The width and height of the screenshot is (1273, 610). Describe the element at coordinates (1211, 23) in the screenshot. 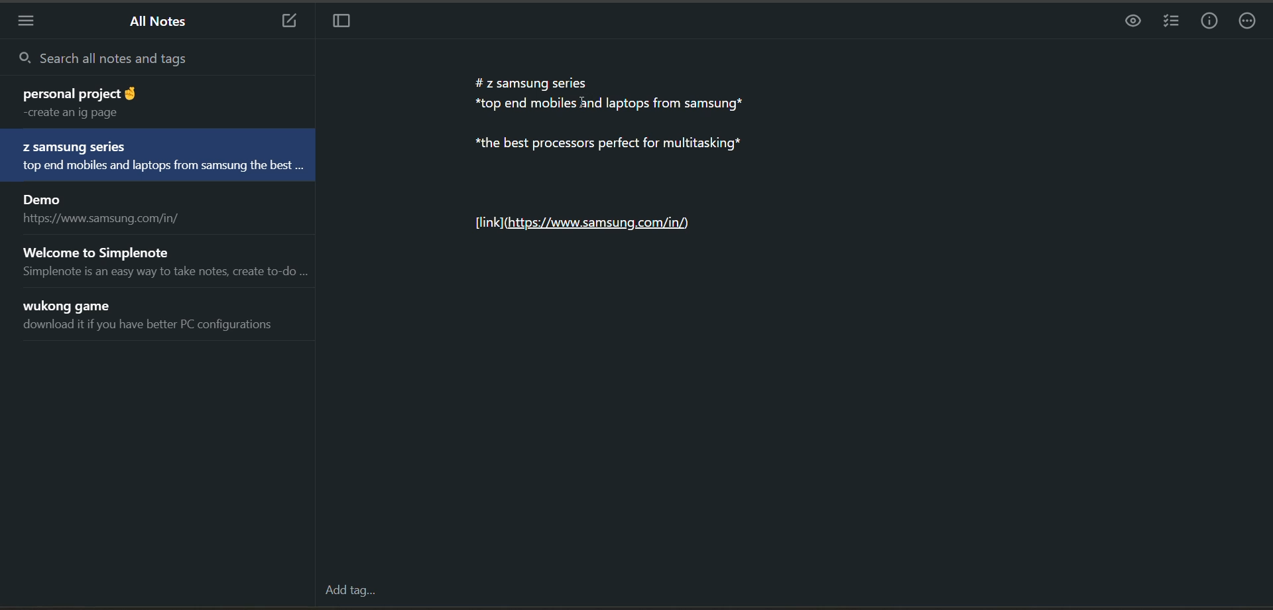

I see `info` at that location.